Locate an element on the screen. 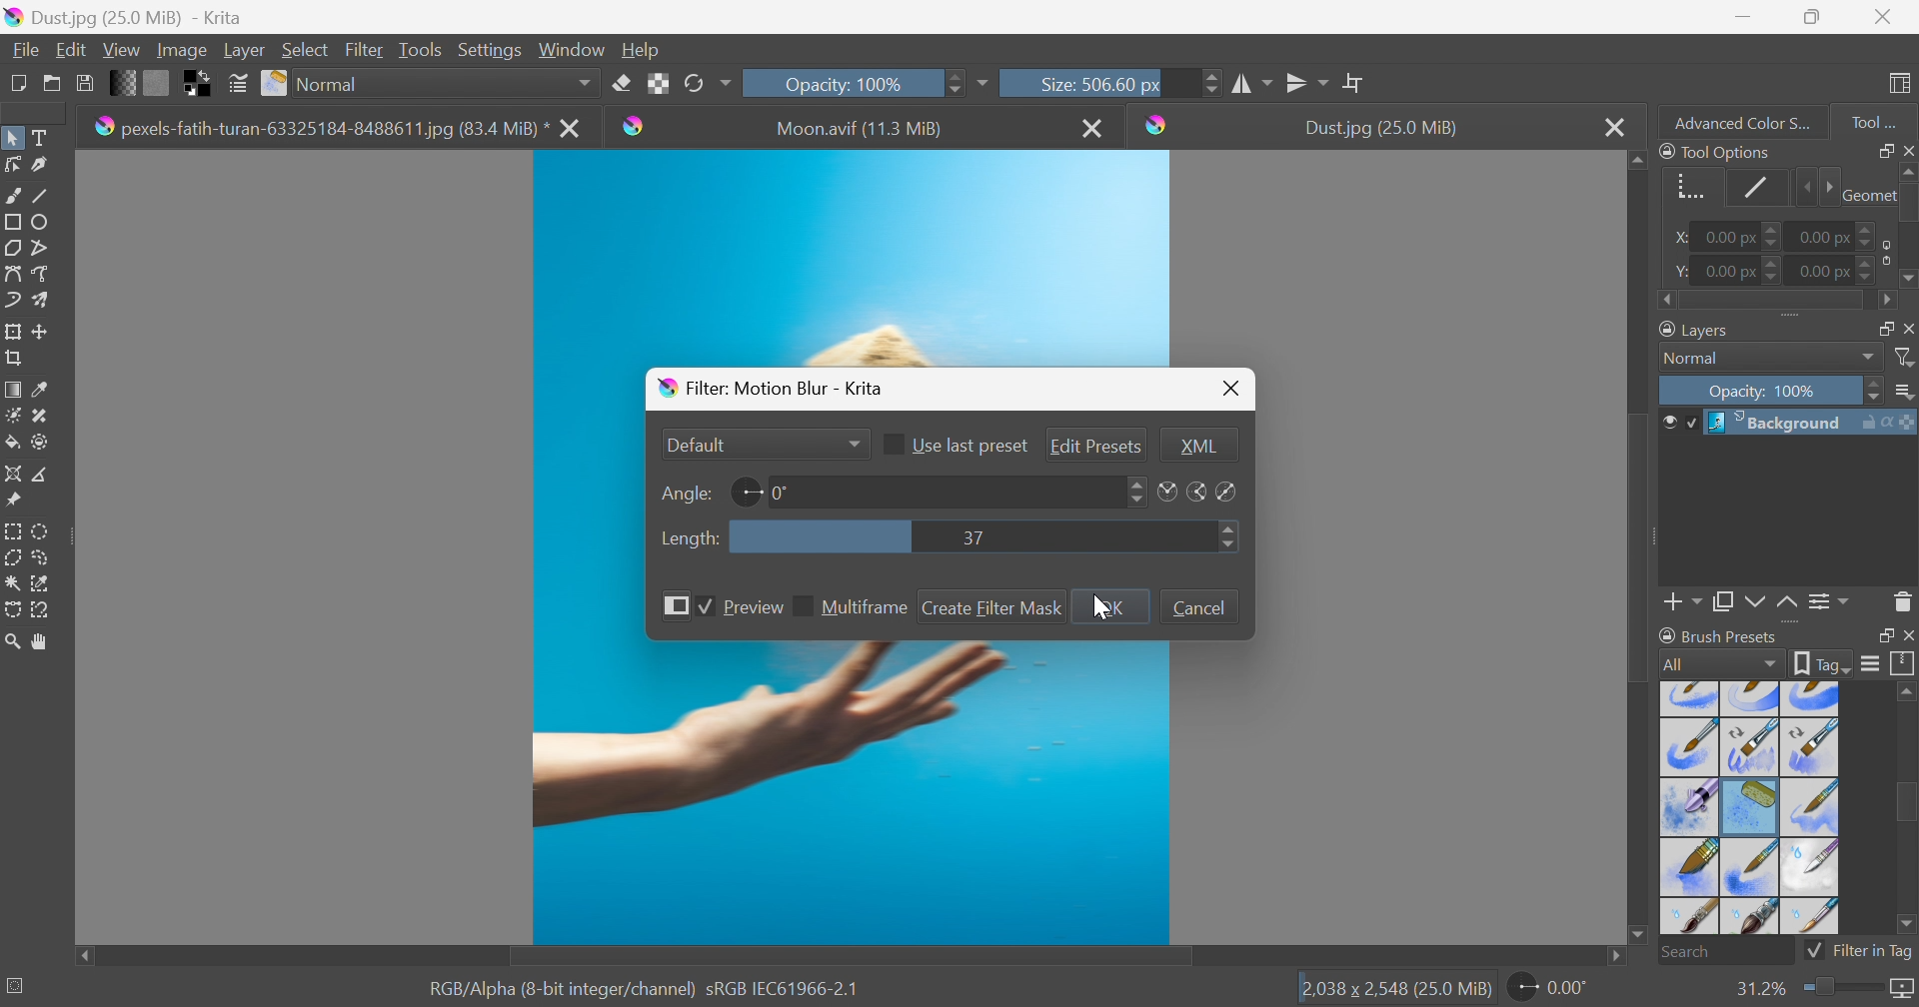 This screenshot has height=1007, width=1919. All is located at coordinates (1720, 663).